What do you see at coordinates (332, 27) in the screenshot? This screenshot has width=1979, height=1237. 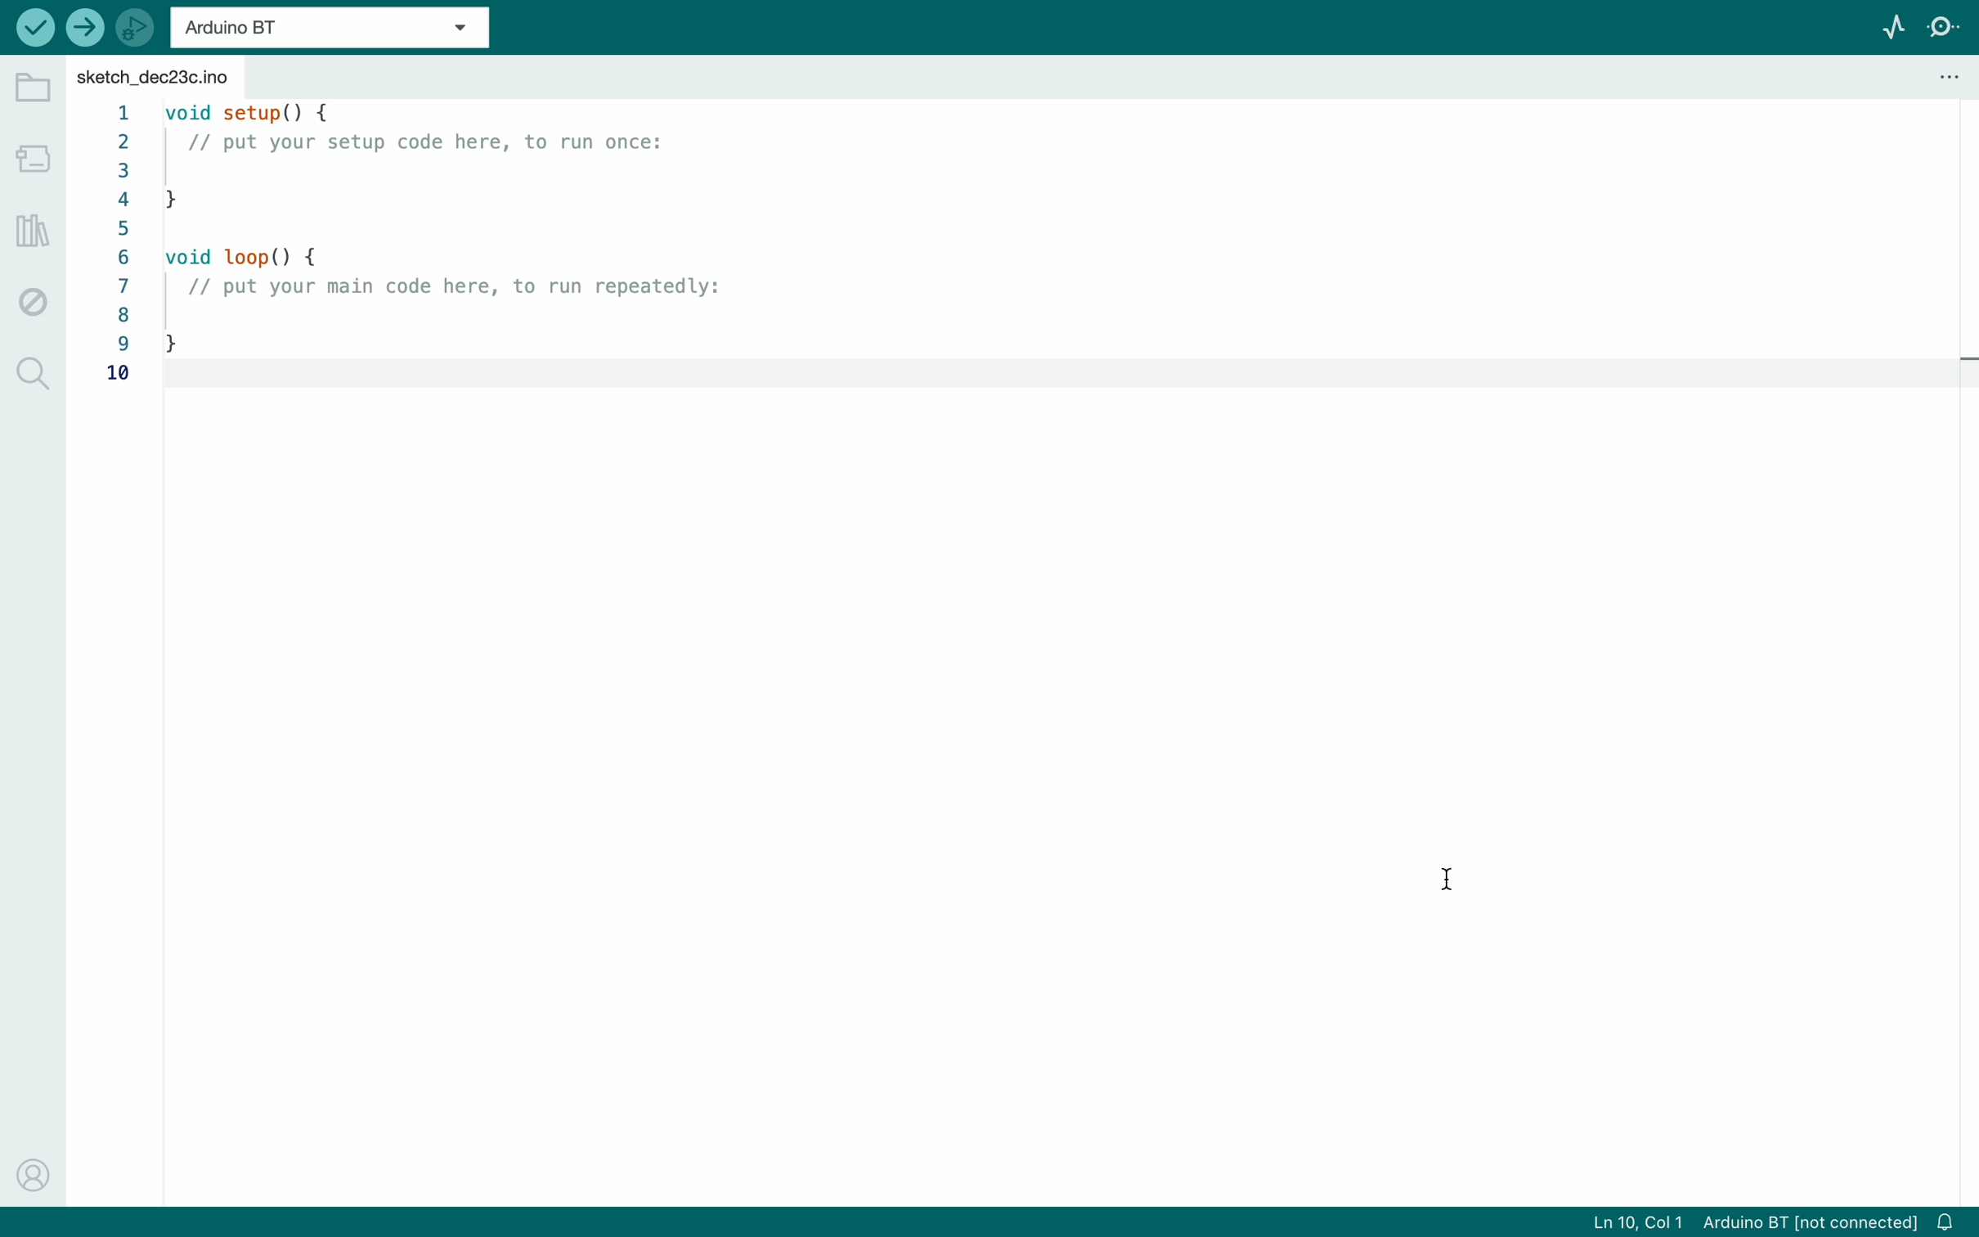 I see `board selecter` at bounding box center [332, 27].